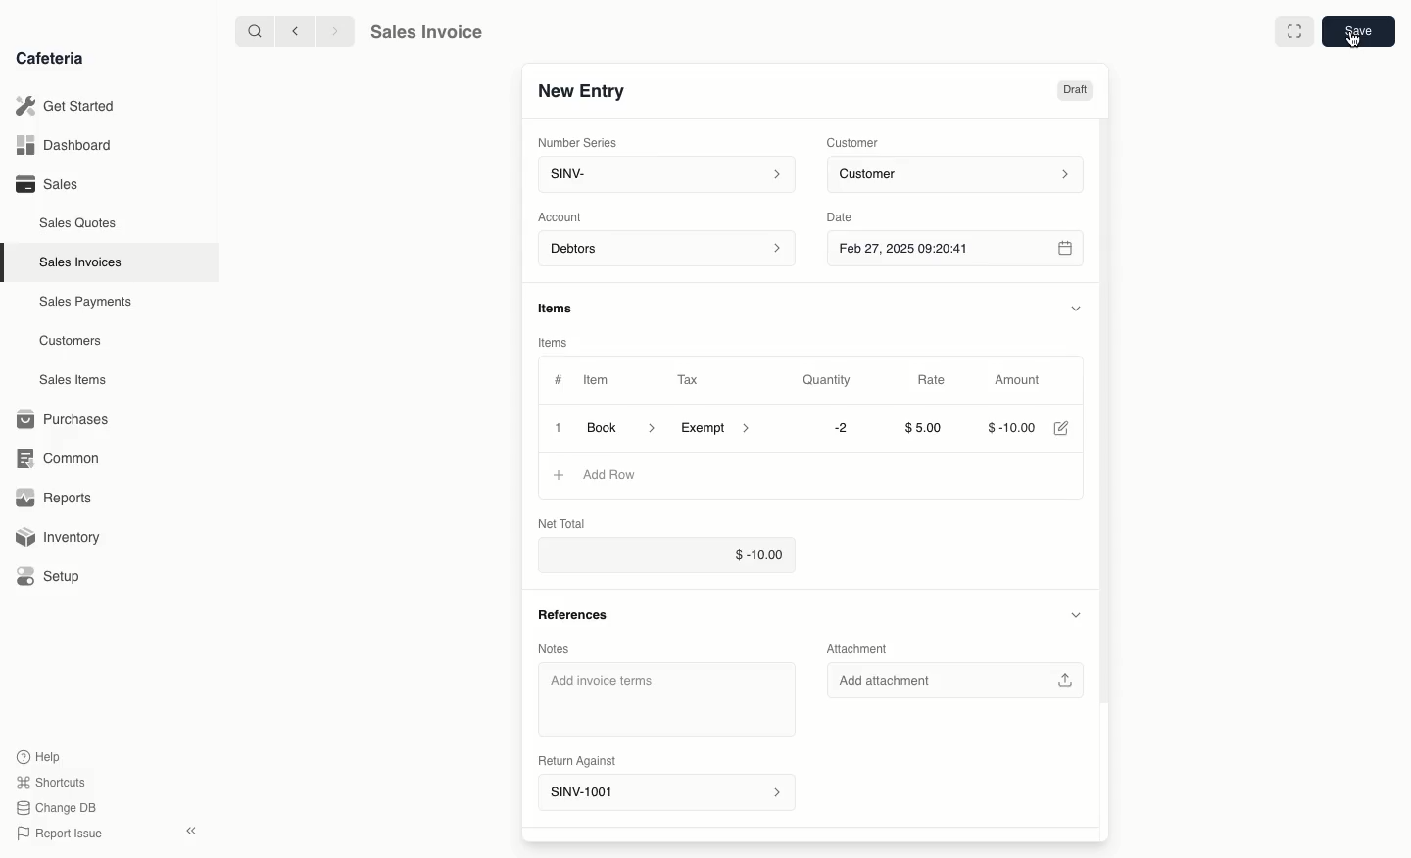 This screenshot has width=1411, height=858. What do you see at coordinates (555, 427) in the screenshot?
I see `1` at bounding box center [555, 427].